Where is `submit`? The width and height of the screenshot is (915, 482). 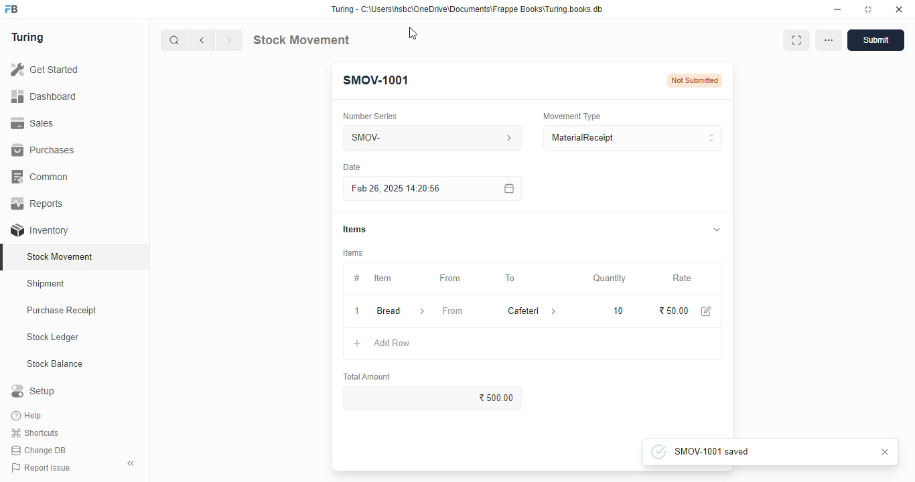
submit is located at coordinates (875, 40).